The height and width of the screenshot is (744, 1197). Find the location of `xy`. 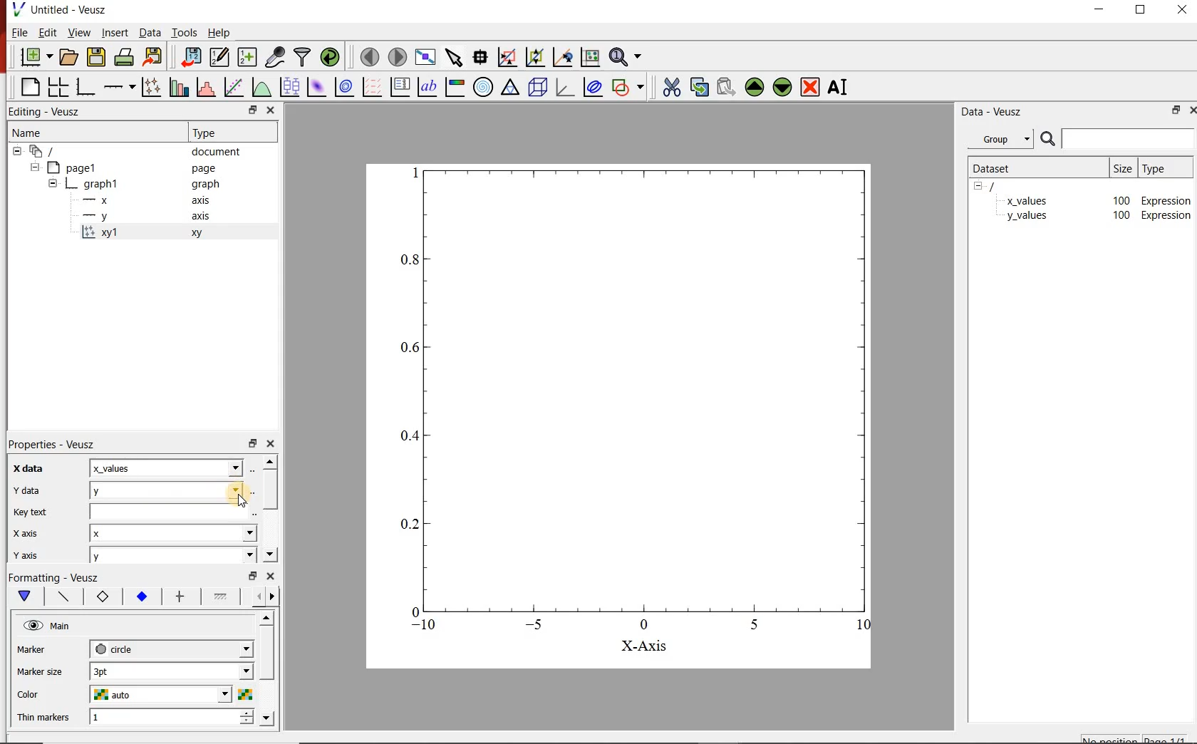

xy is located at coordinates (200, 233).